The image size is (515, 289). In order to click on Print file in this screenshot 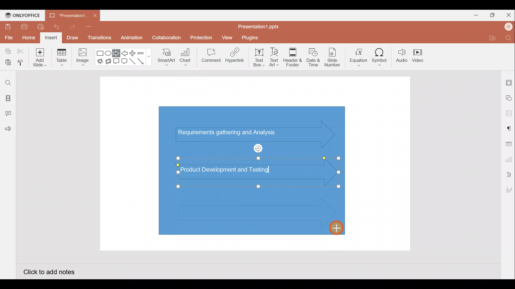, I will do `click(24, 26)`.